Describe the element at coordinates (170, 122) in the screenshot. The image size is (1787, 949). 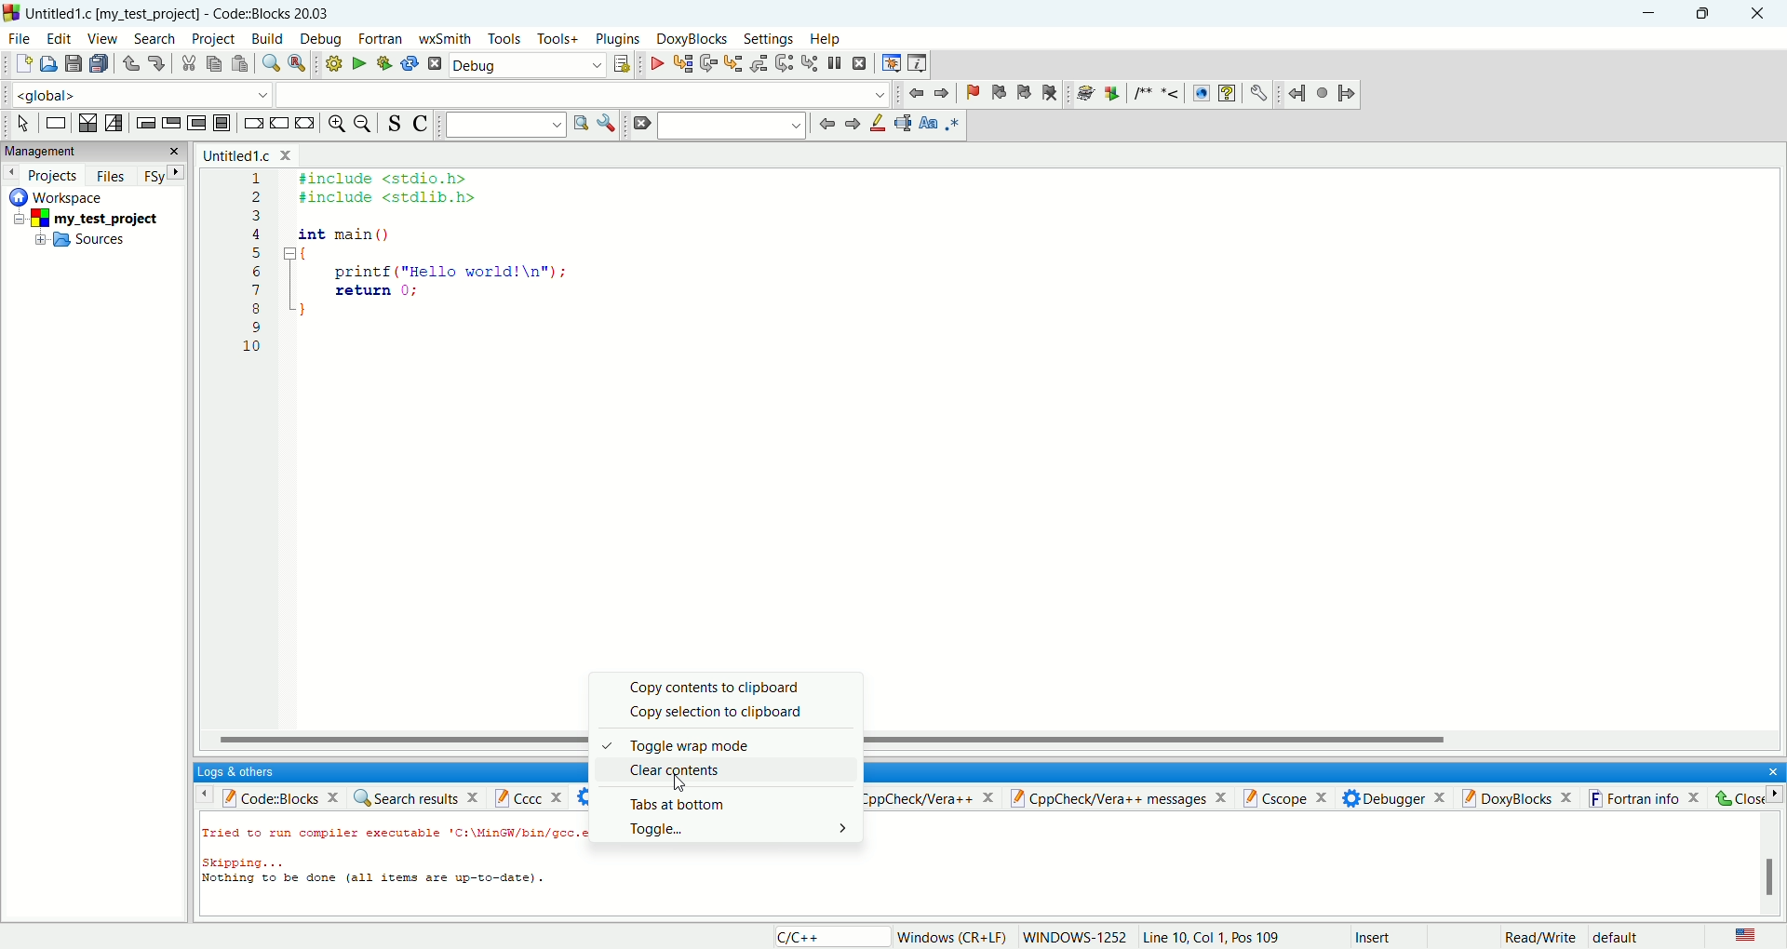
I see `exit condition loop` at that location.